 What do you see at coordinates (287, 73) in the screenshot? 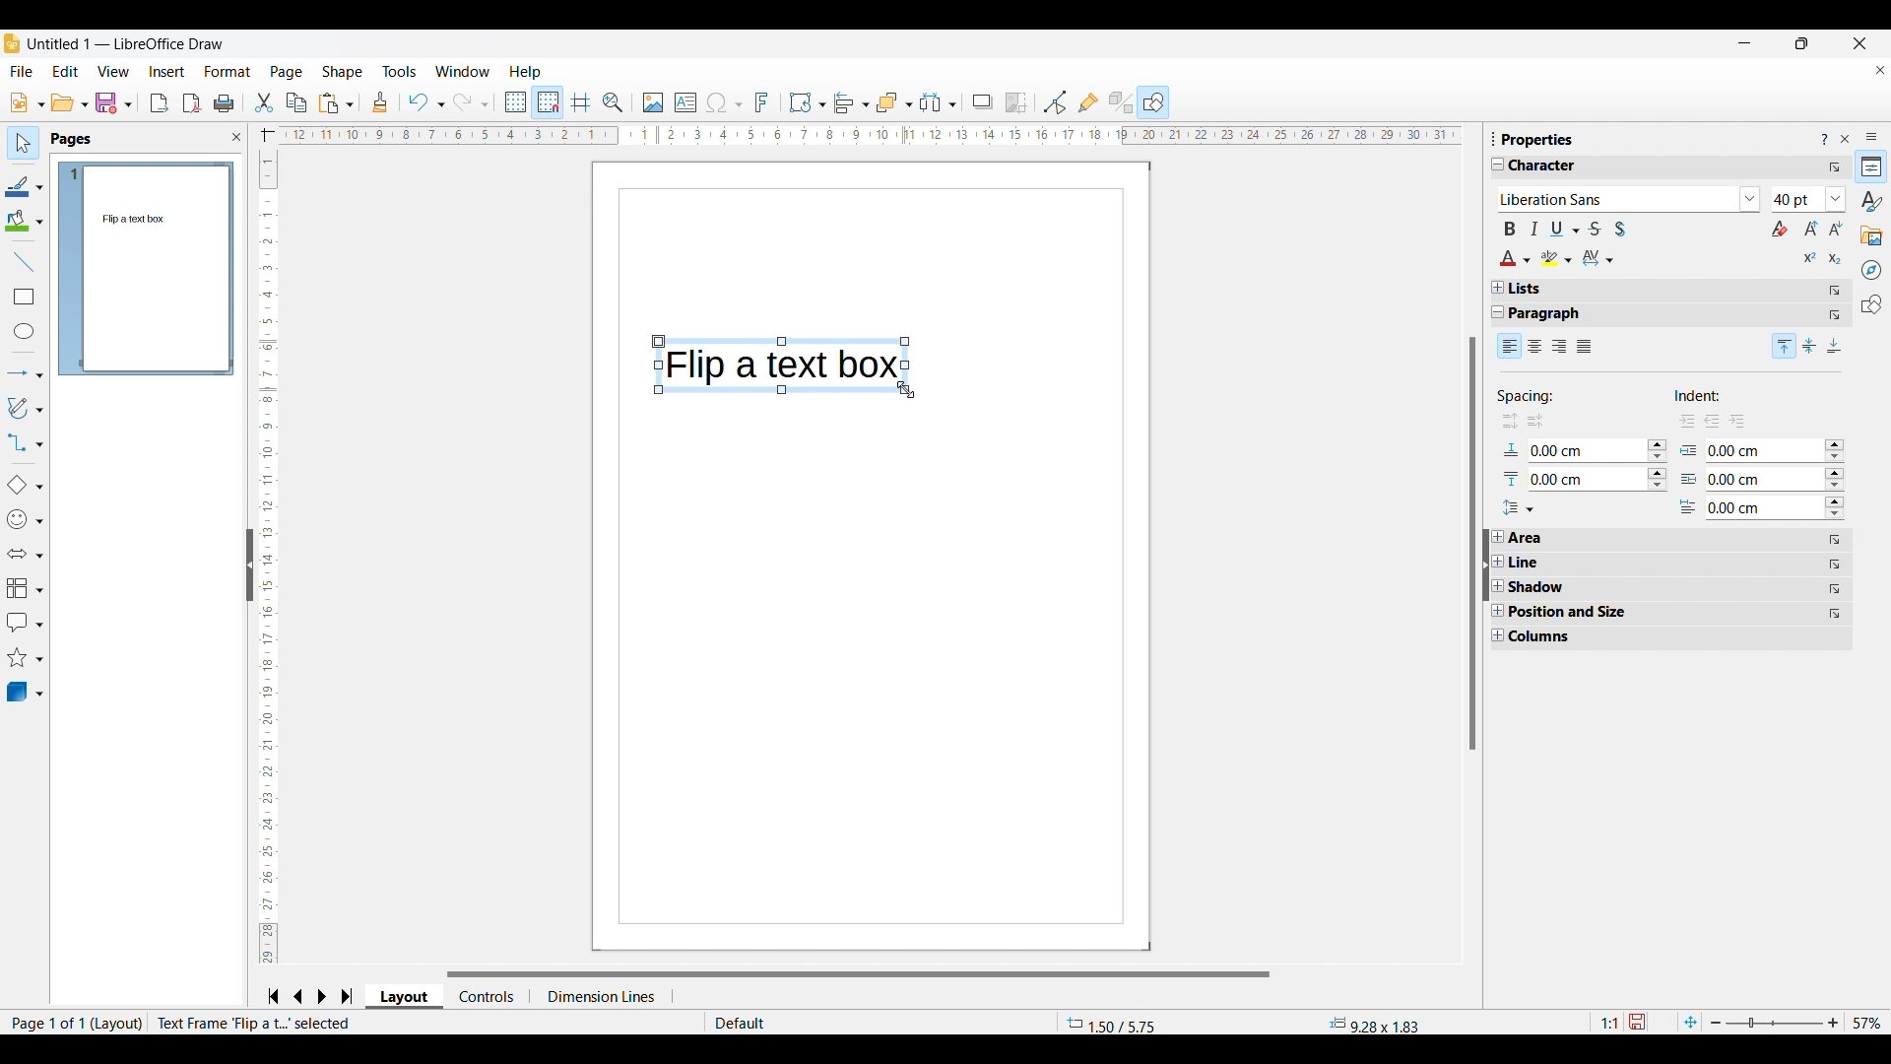
I see `Page menu` at bounding box center [287, 73].